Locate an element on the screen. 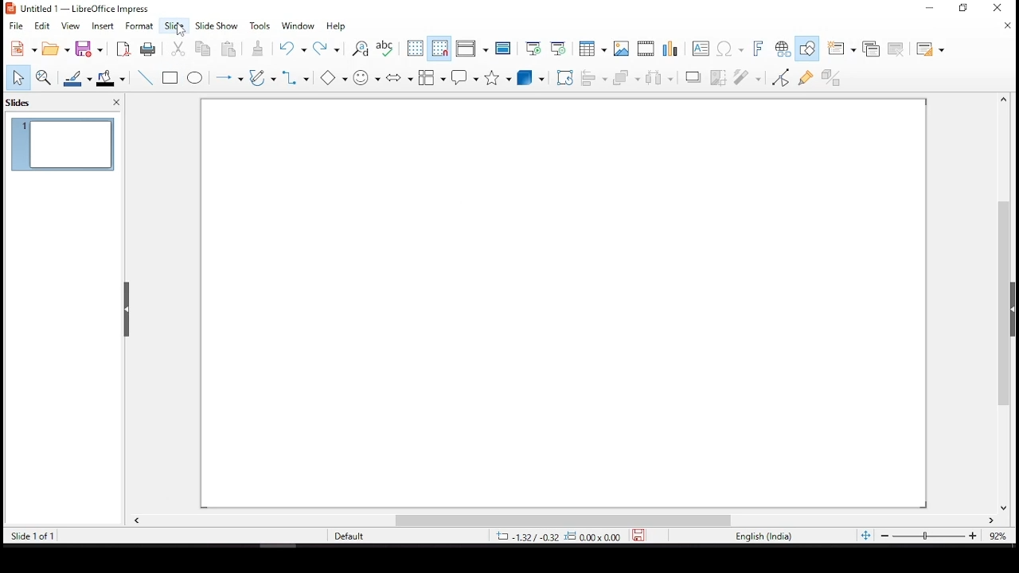 This screenshot has height=573, width=1019. flowchart is located at coordinates (433, 76).